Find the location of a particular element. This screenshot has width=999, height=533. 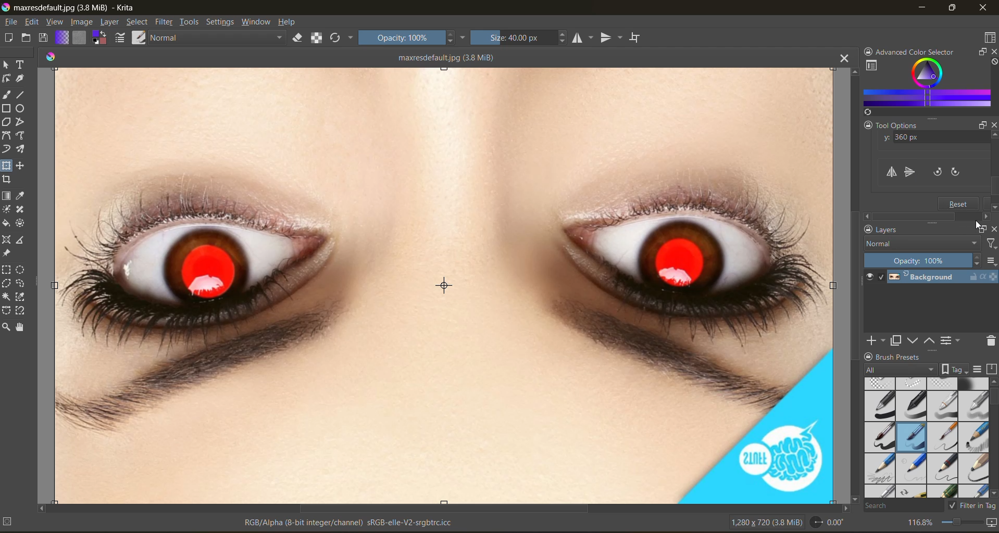

filter is located at coordinates (990, 243).